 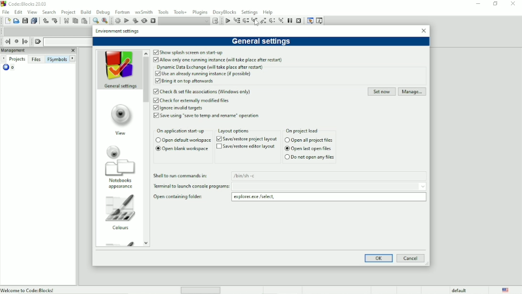 I want to click on Save, so click(x=24, y=21).